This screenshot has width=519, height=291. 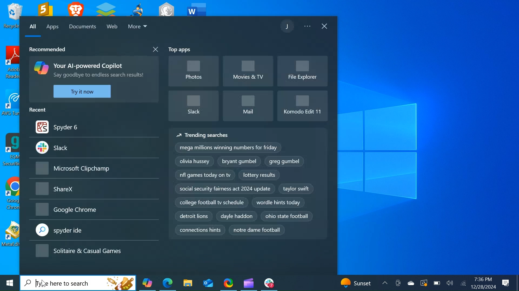 I want to click on More, so click(x=138, y=27).